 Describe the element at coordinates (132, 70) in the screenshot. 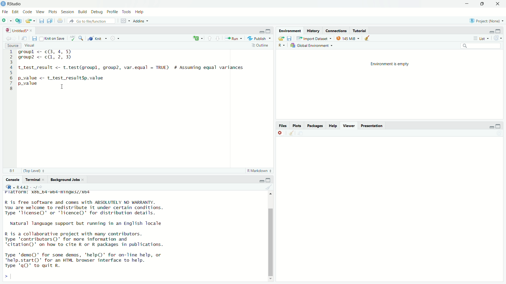

I see `groupl <- c(3, 4, >)
group? <- c(, 2, 3)

t_test_result <- t.test(groupl, group2, var.equal = TRUE) # Assuming equal variances
p_value <- t_test_result$p.value

p_value -` at that location.